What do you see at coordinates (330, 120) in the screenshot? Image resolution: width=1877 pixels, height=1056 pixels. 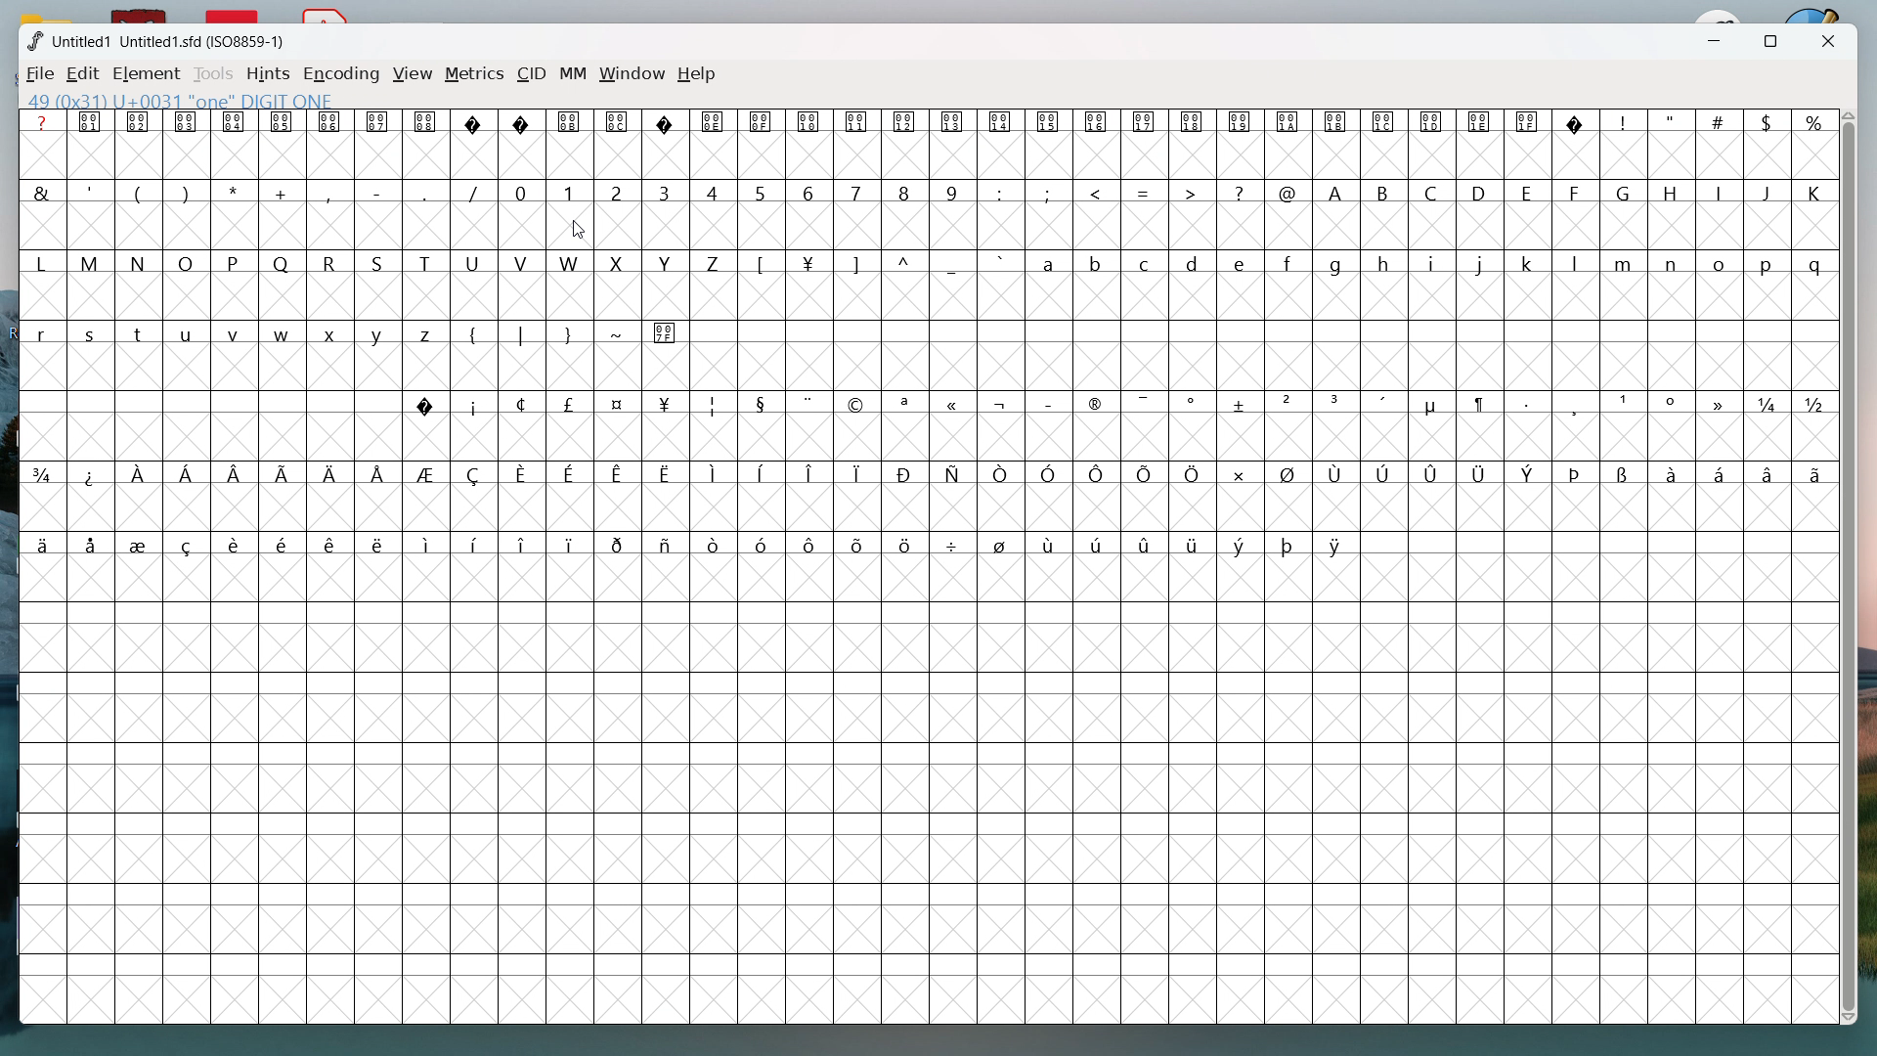 I see `symbol` at bounding box center [330, 120].